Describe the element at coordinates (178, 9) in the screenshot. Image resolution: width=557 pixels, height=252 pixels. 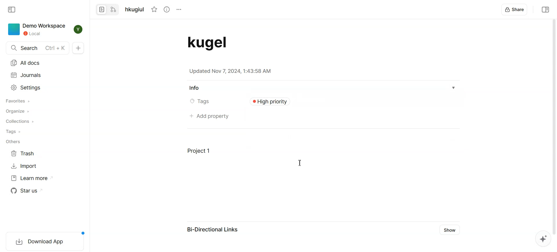
I see `options` at that location.